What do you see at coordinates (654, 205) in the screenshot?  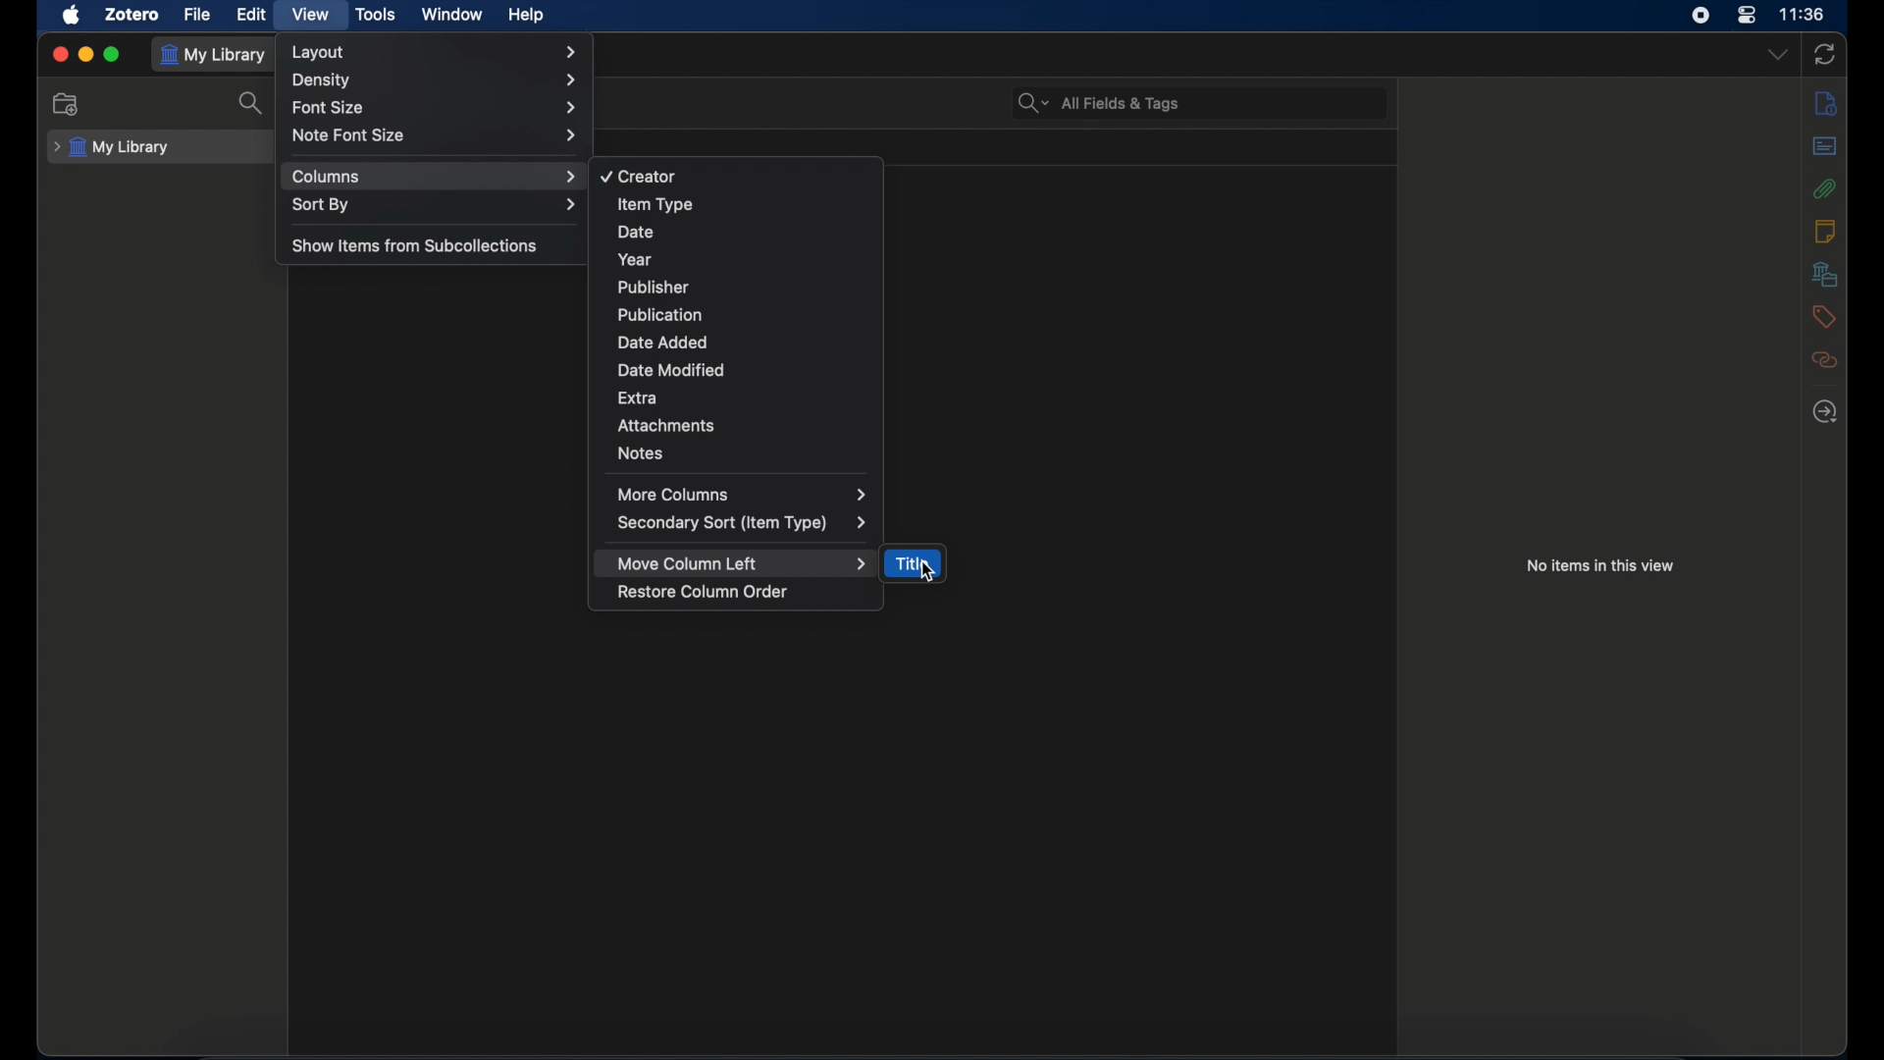 I see `item type` at bounding box center [654, 205].